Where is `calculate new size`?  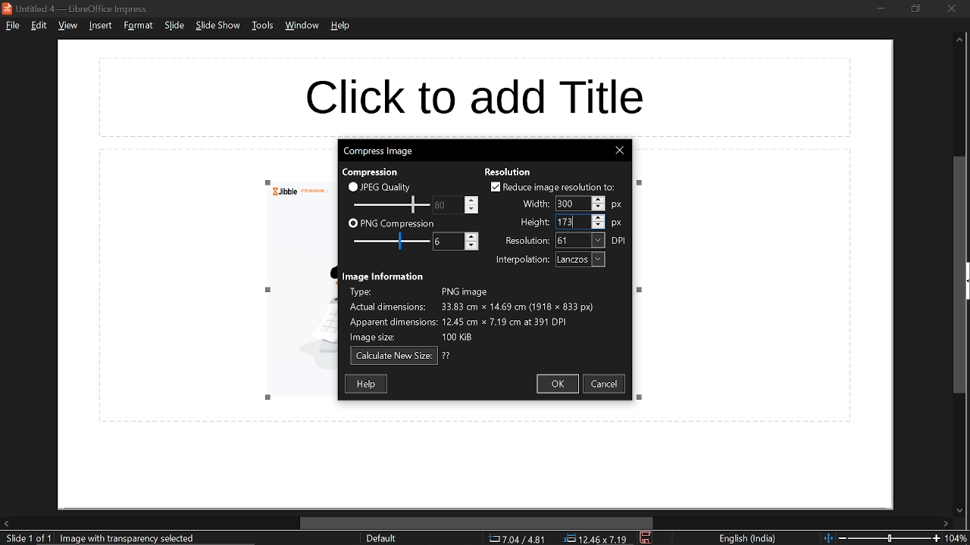 calculate new size is located at coordinates (393, 356).